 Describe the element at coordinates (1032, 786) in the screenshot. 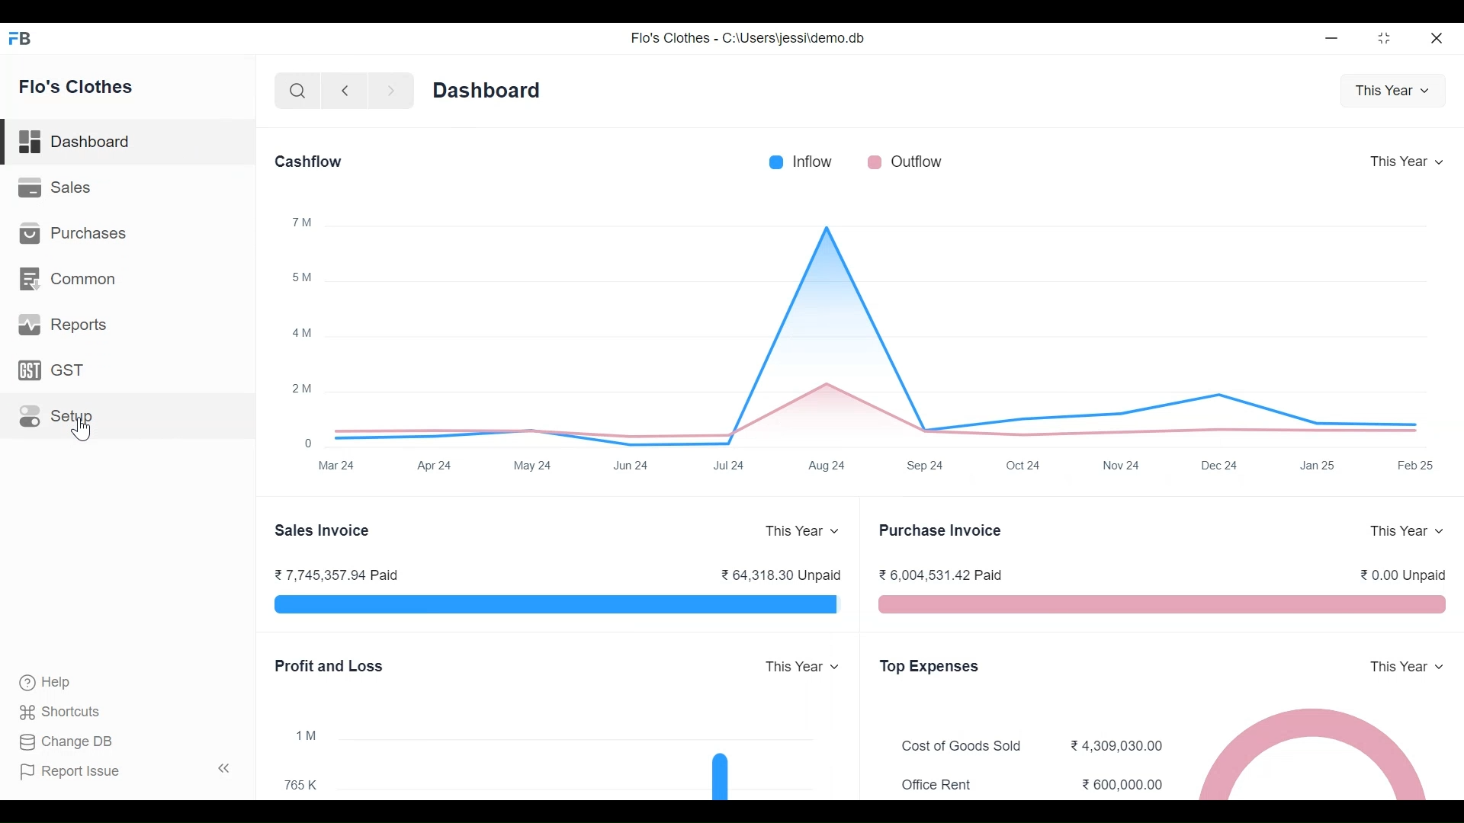

I see `Office Rent  ₹600,000.00` at that location.